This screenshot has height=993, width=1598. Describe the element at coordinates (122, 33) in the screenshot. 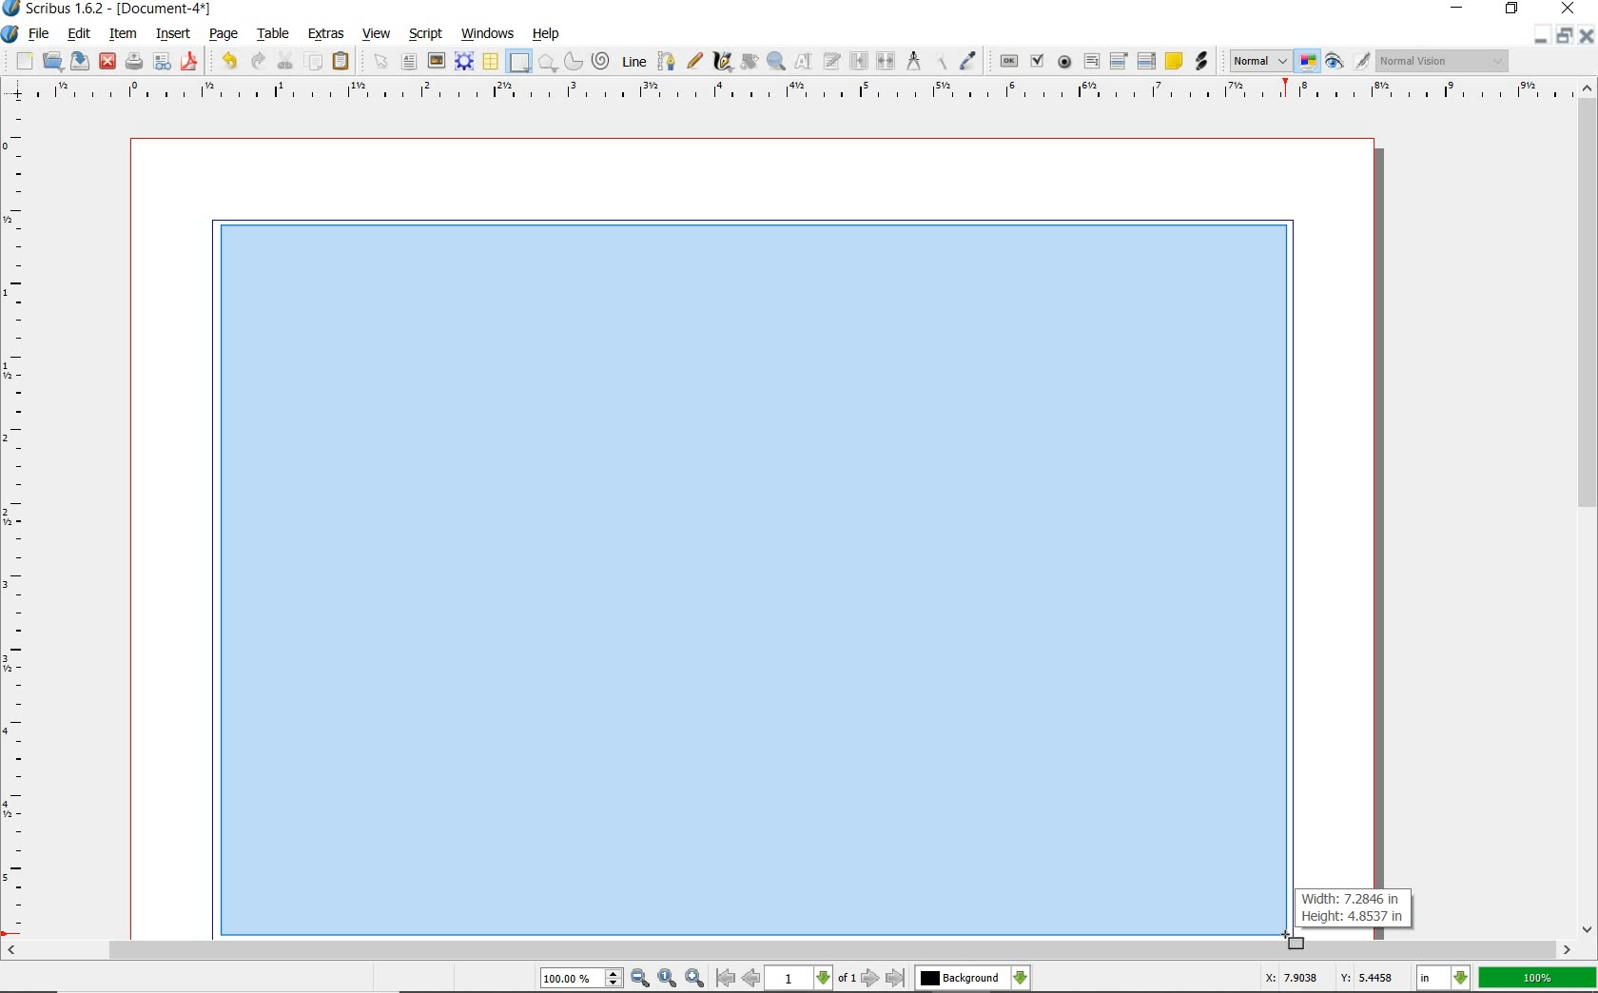

I see `item` at that location.